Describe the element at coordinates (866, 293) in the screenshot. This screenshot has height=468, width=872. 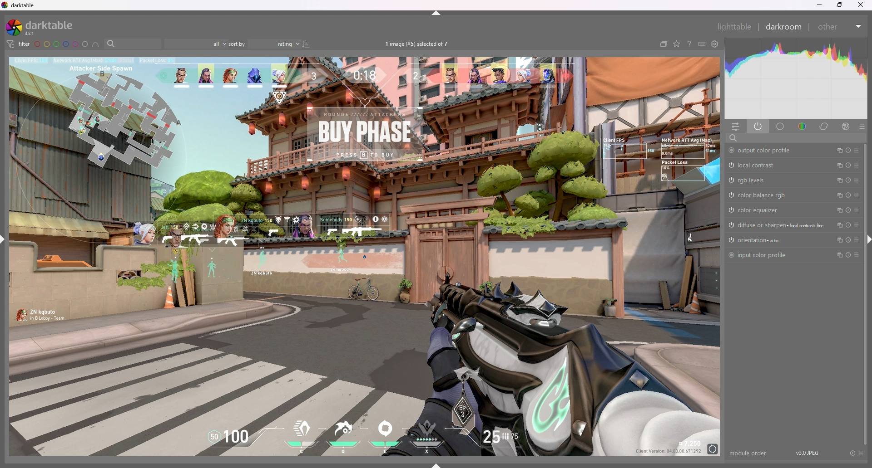
I see `scroll bar` at that location.